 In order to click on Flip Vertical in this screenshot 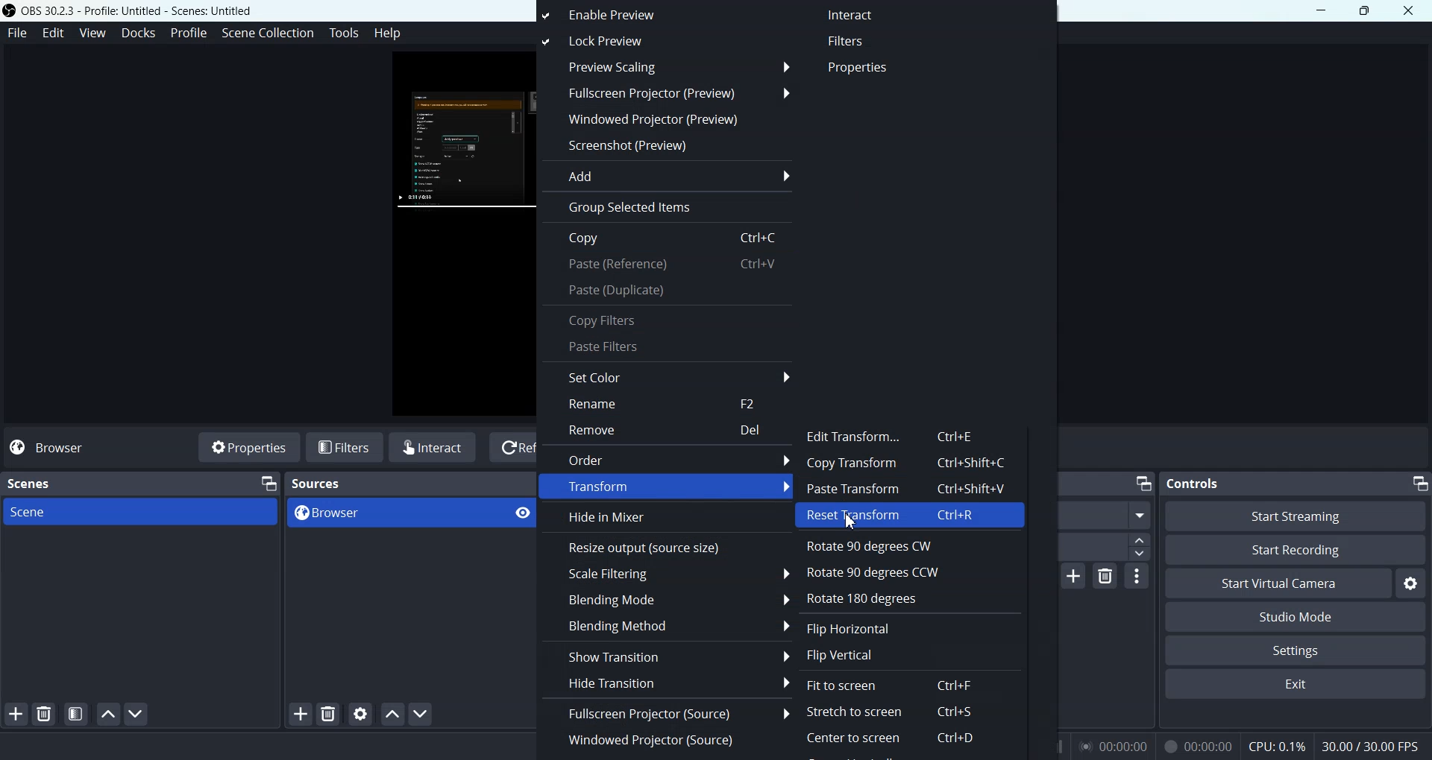, I will do `click(855, 653)`.